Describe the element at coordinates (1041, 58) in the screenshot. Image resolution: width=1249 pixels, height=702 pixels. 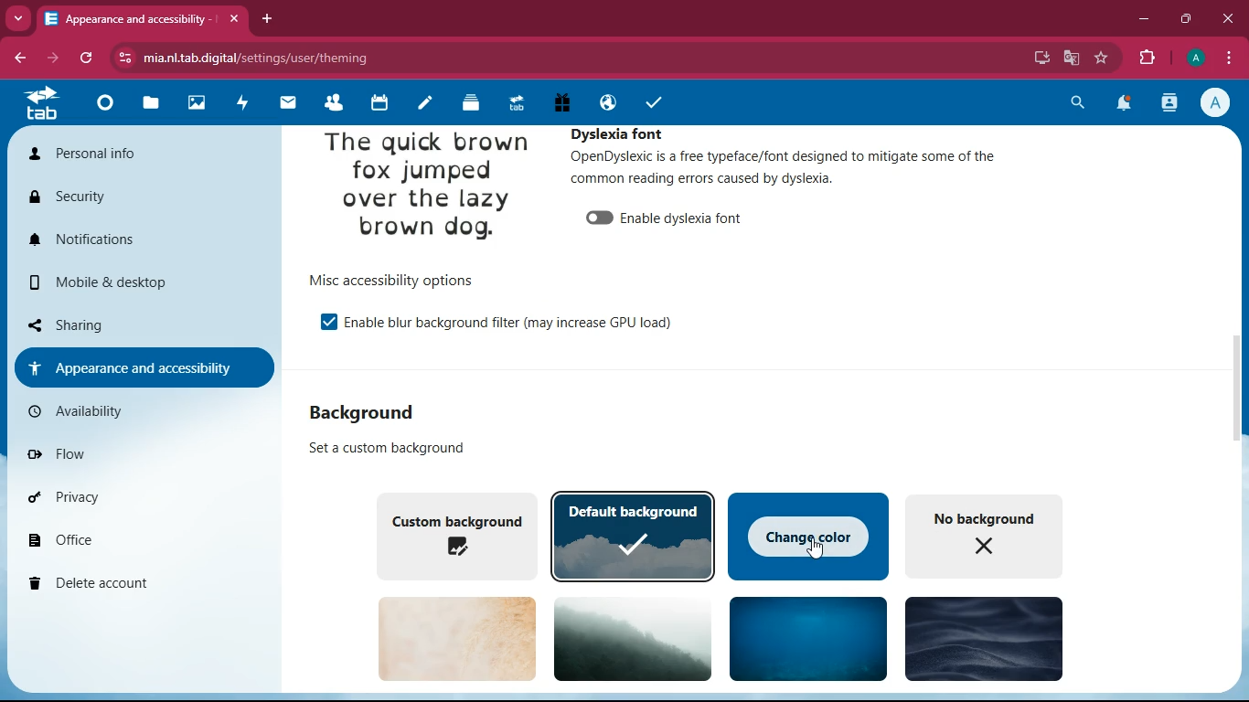
I see `desktop` at that location.